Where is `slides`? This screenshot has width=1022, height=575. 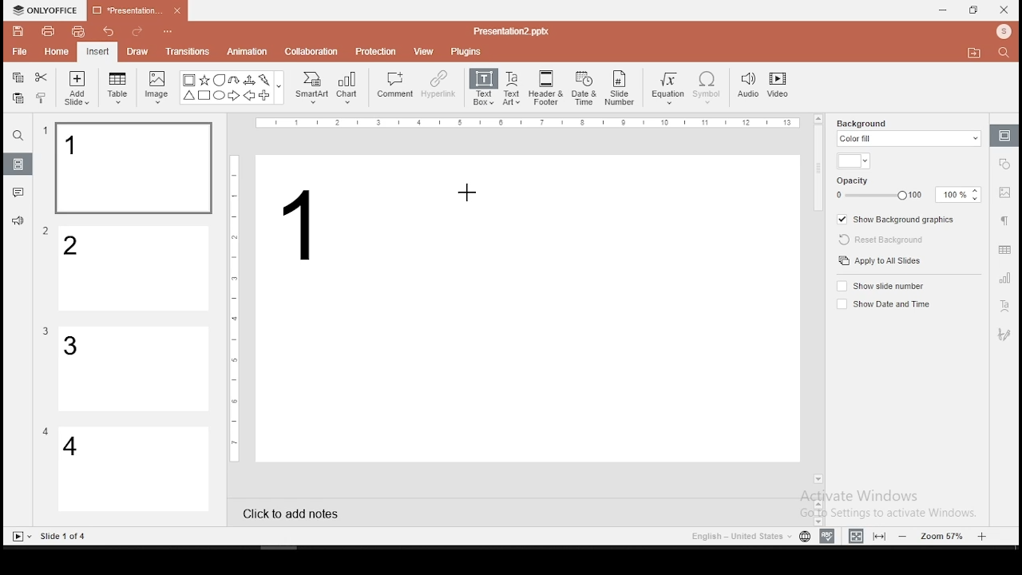 slides is located at coordinates (19, 165).